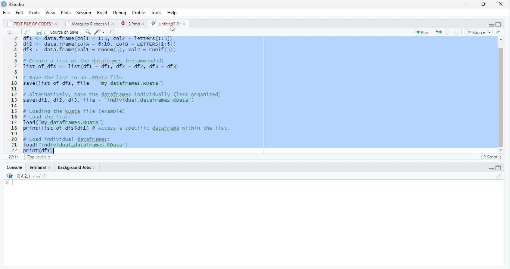 The height and width of the screenshot is (269, 510). Describe the element at coordinates (157, 12) in the screenshot. I see `Tools` at that location.